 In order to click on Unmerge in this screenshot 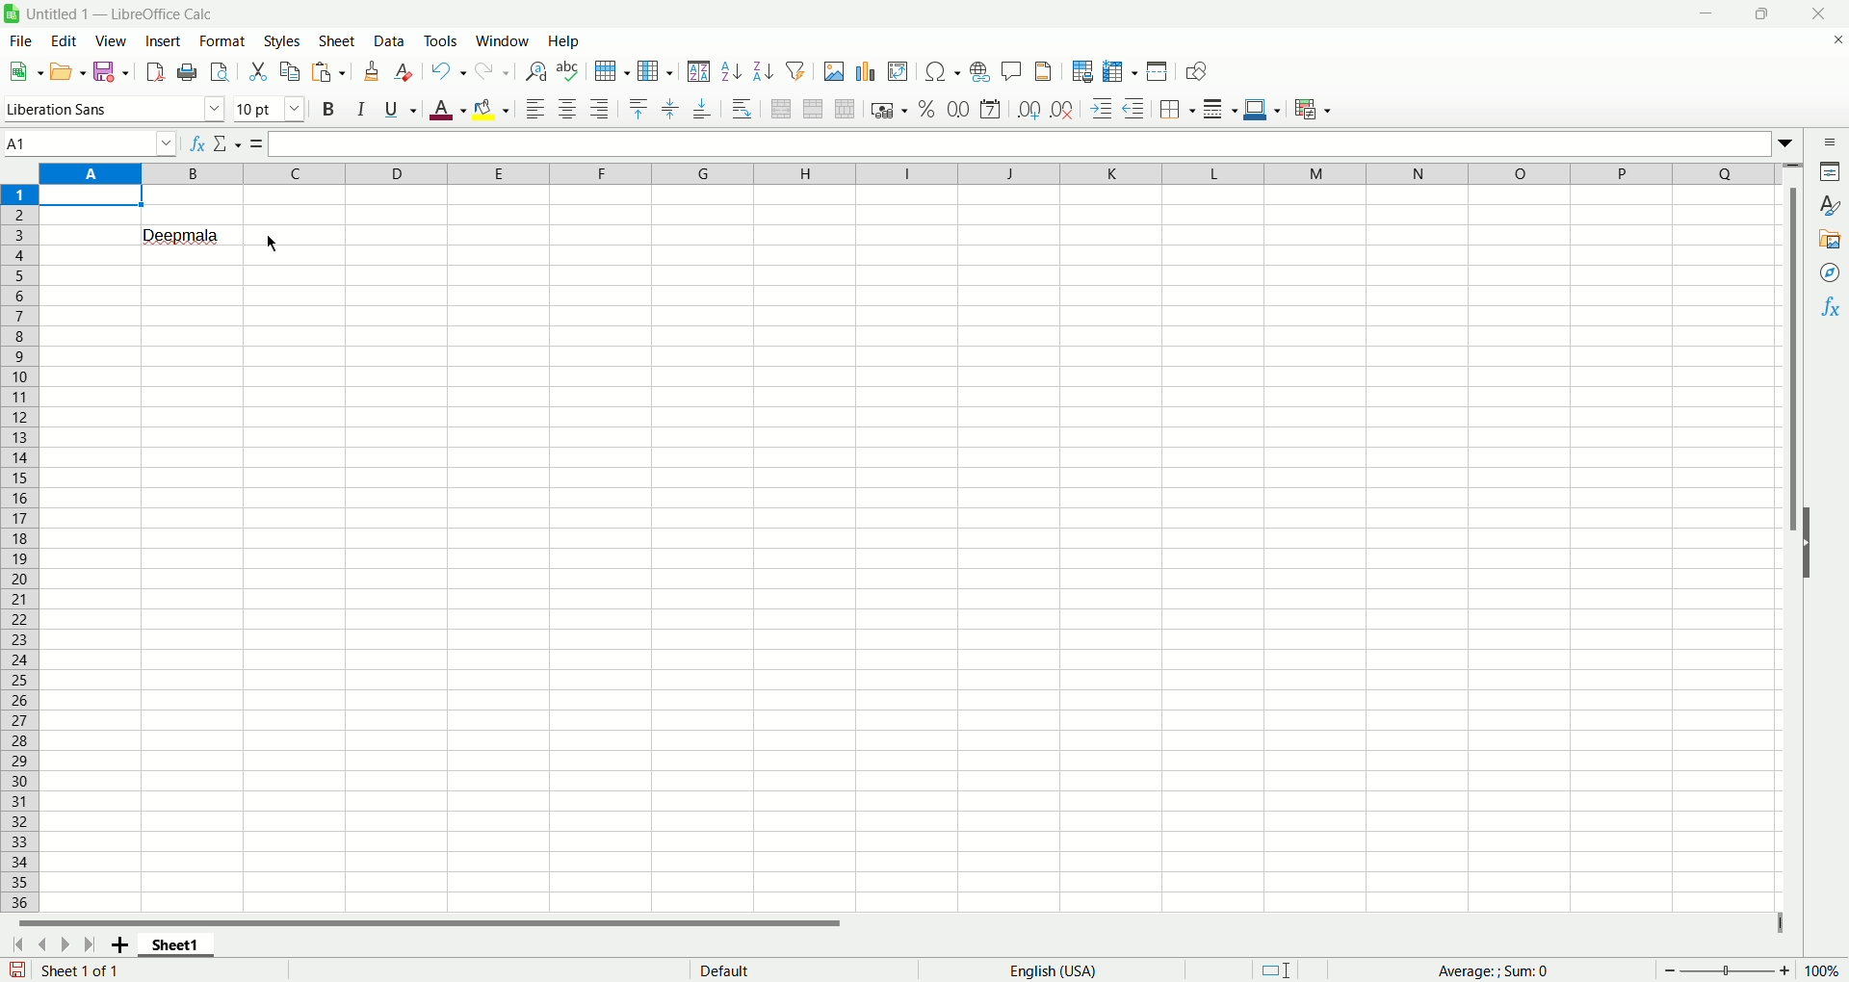, I will do `click(846, 109)`.